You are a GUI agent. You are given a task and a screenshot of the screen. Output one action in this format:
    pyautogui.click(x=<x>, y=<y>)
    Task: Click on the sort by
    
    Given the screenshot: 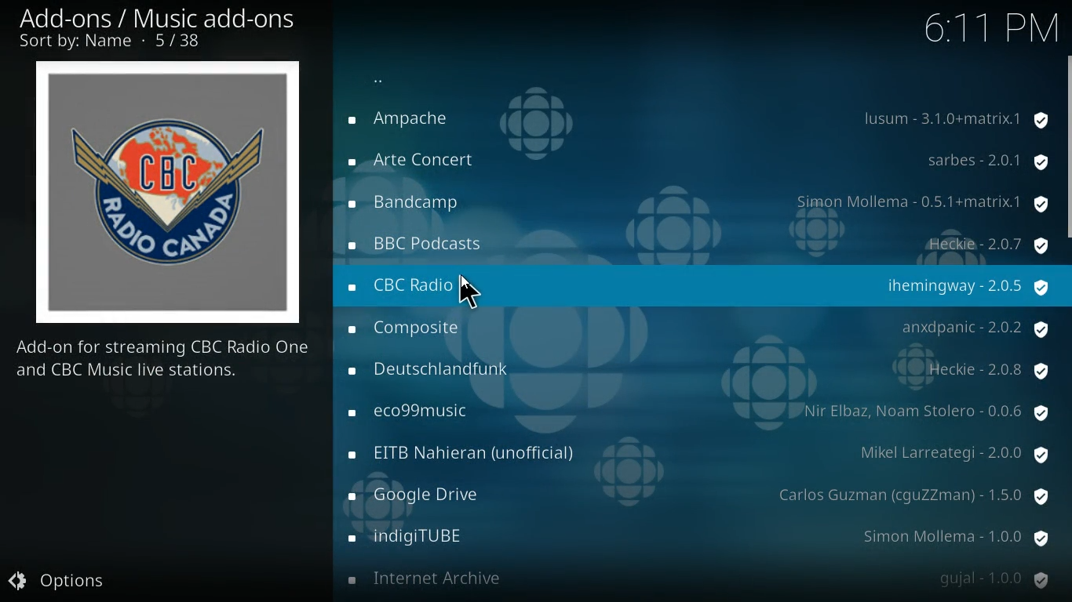 What is the action you would take?
    pyautogui.click(x=74, y=42)
    